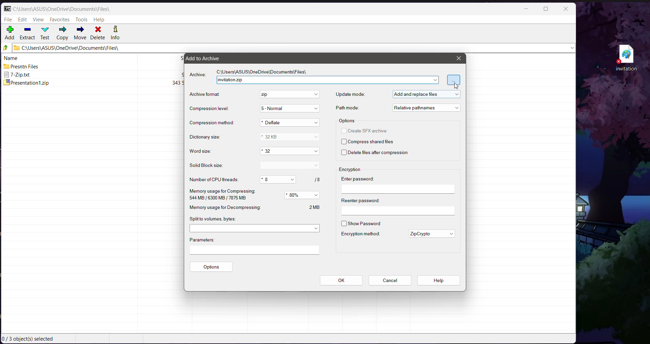  What do you see at coordinates (30, 339) in the screenshot?
I see `Current Selection` at bounding box center [30, 339].